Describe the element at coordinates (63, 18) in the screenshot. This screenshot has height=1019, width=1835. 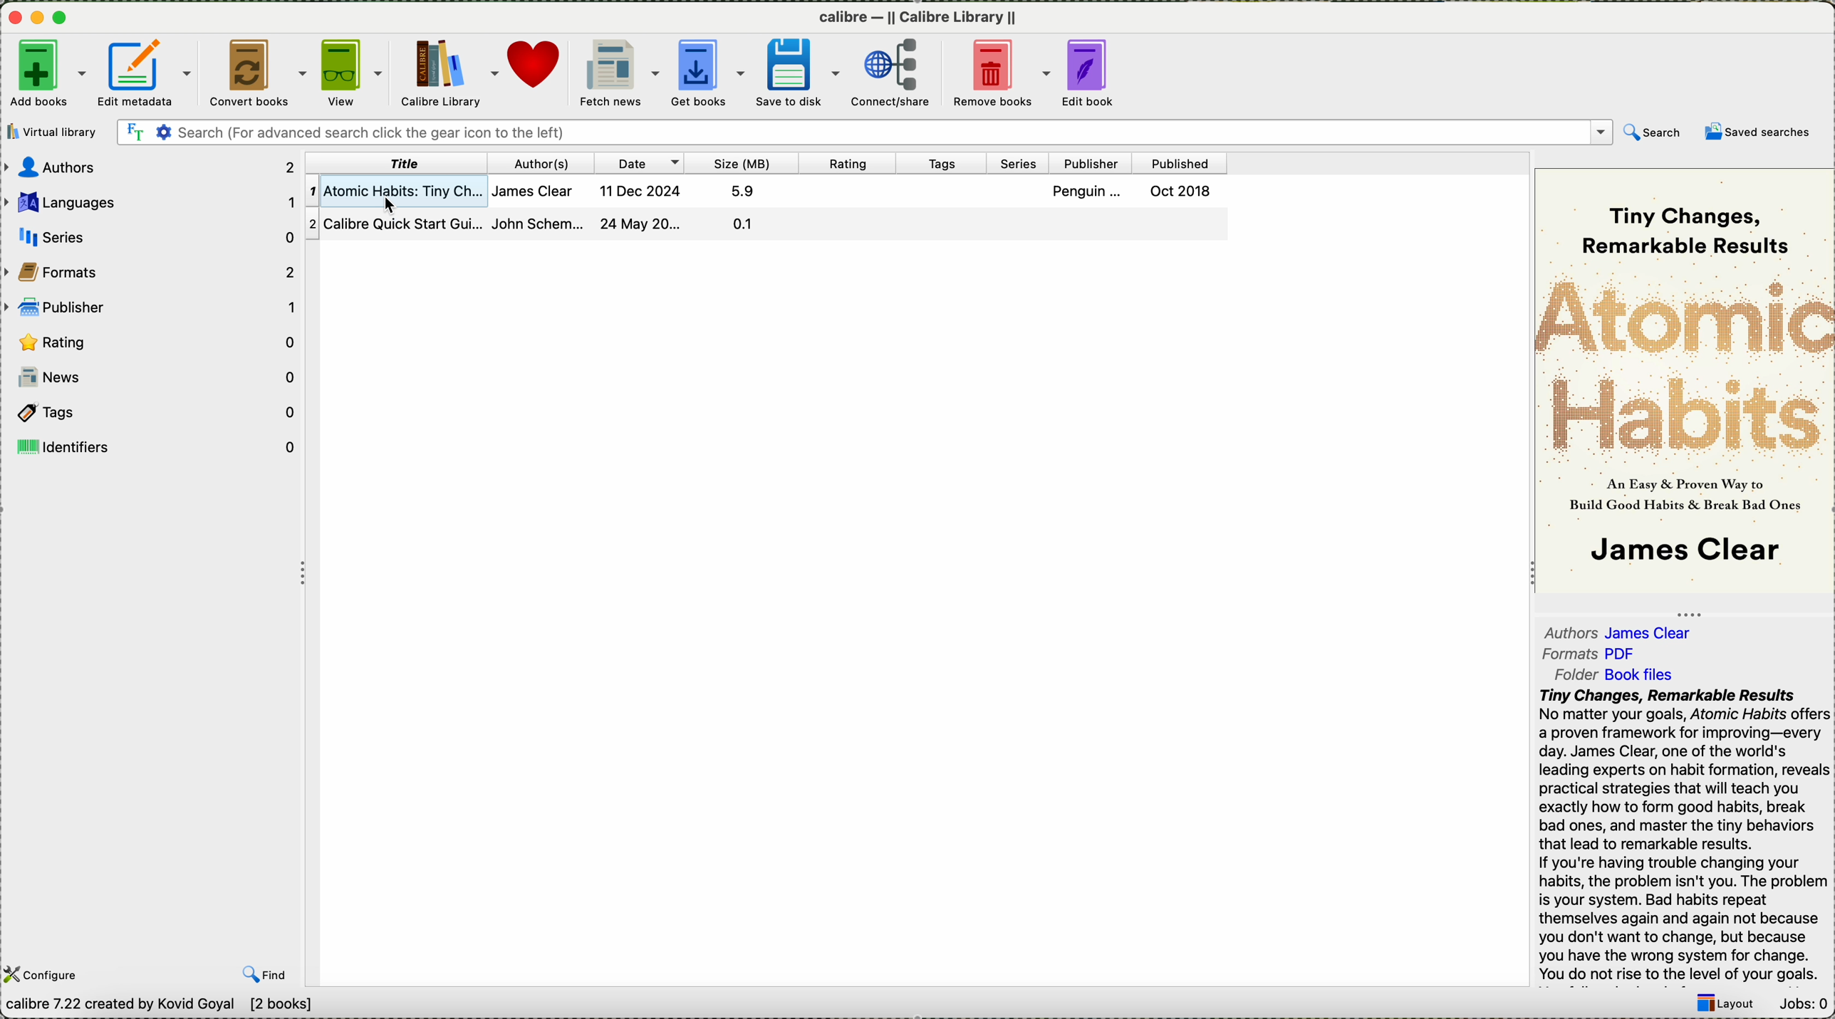
I see `maximize` at that location.